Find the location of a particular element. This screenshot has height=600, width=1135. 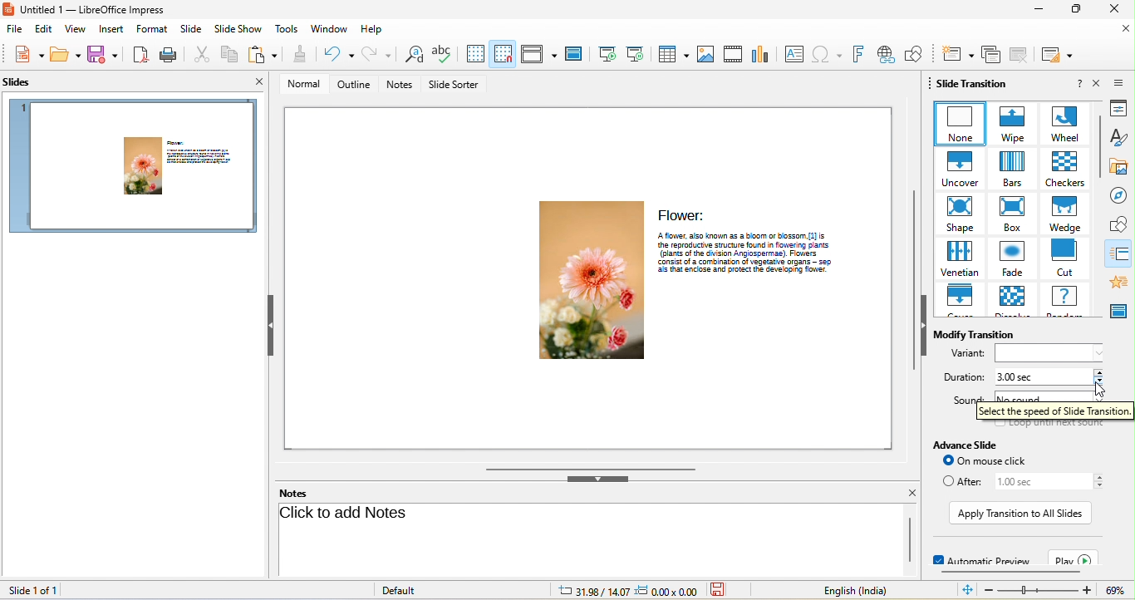

properties is located at coordinates (1123, 108).